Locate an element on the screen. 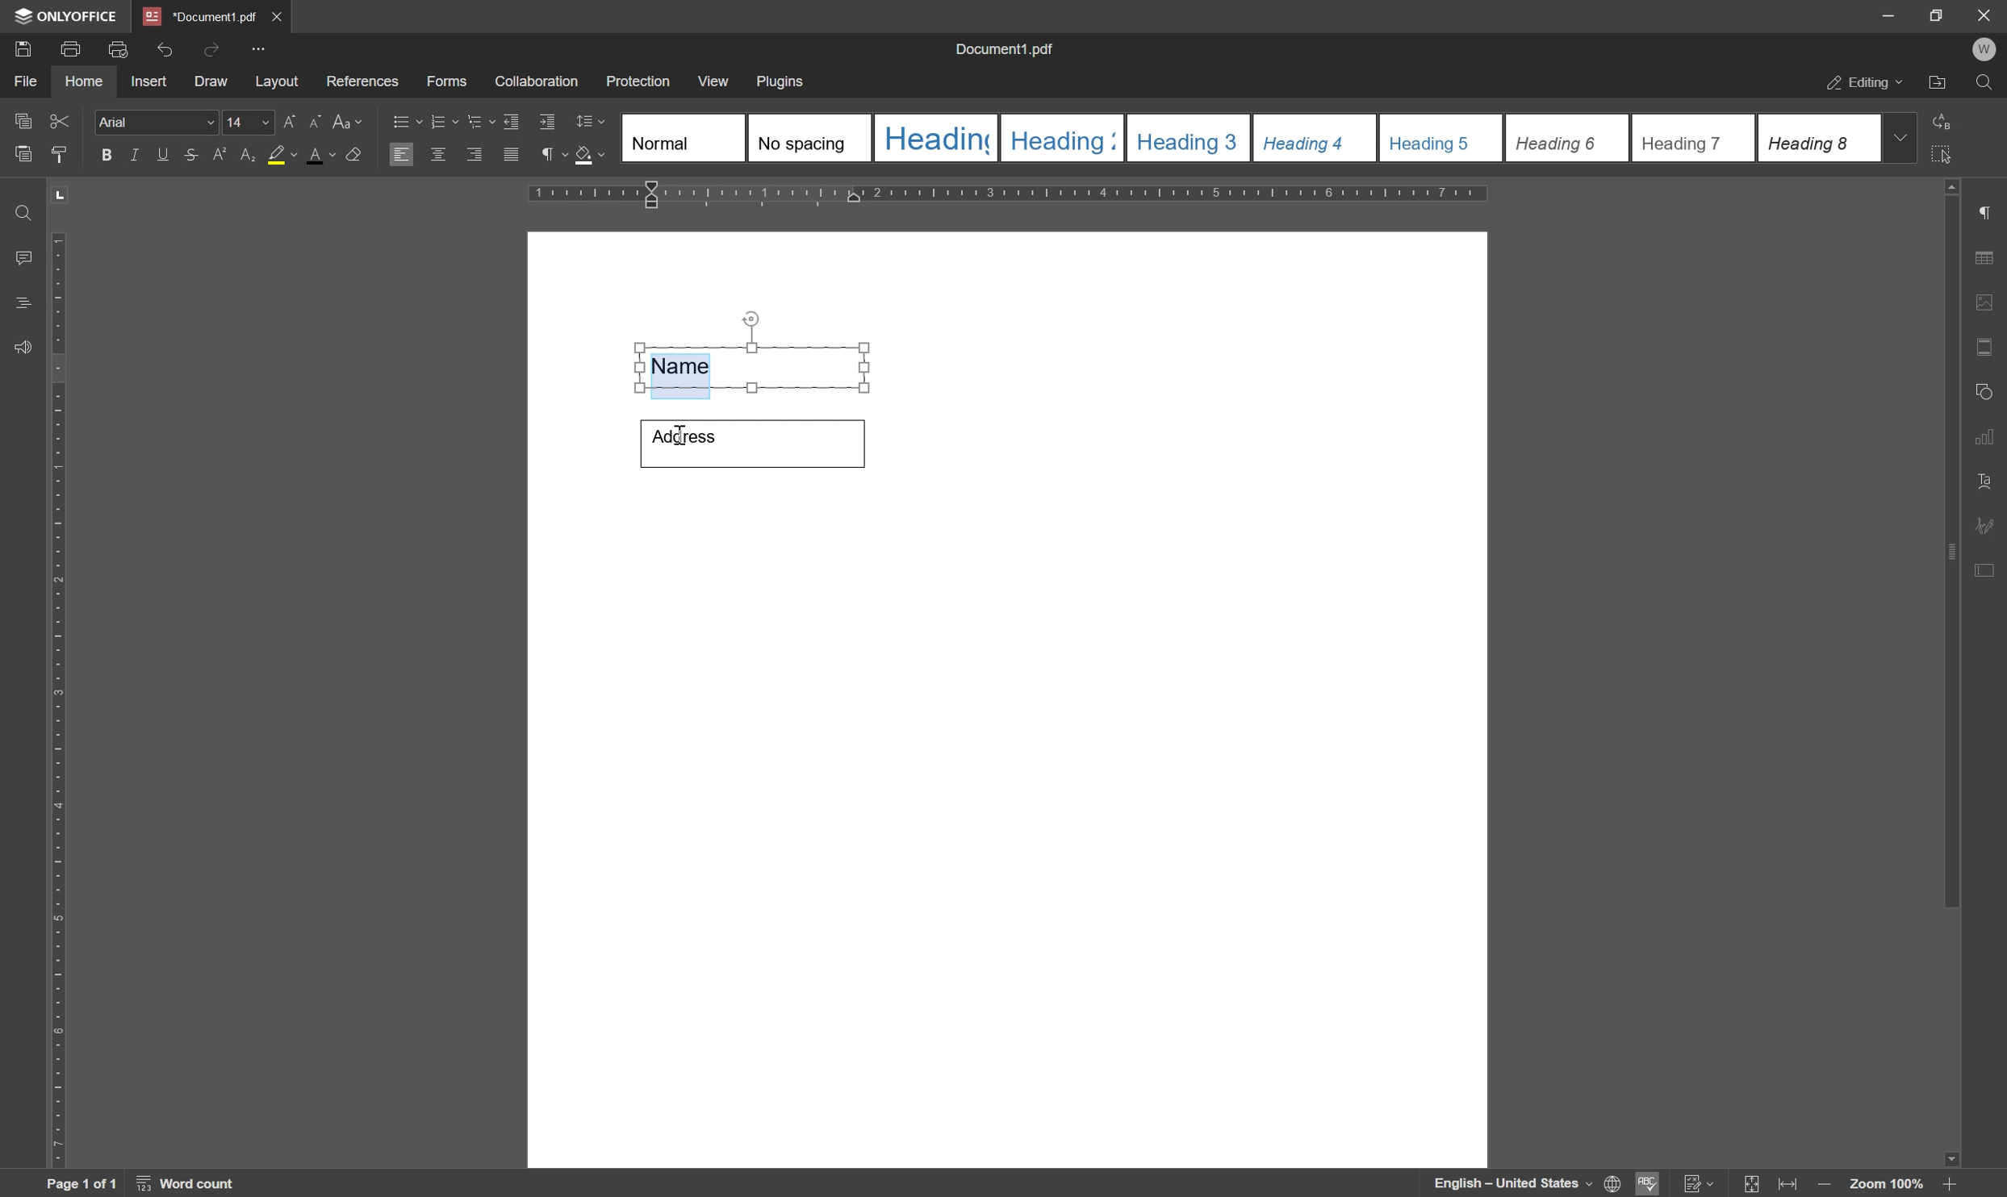 The width and height of the screenshot is (2007, 1197). image settings is located at coordinates (1991, 306).